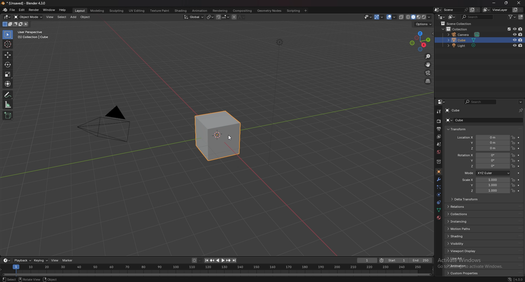  Describe the element at coordinates (439, 180) in the screenshot. I see `modifier` at that location.